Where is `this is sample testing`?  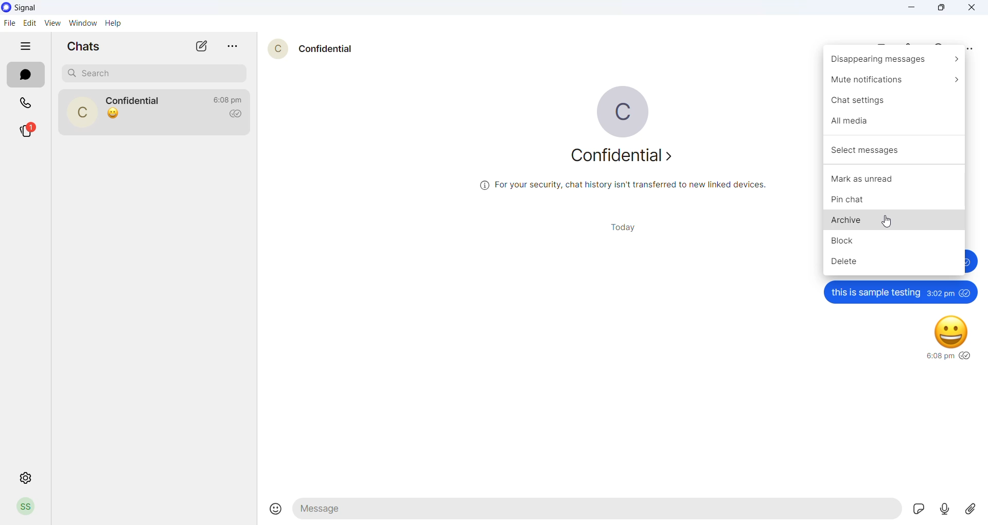
this is sample testing is located at coordinates (876, 292).